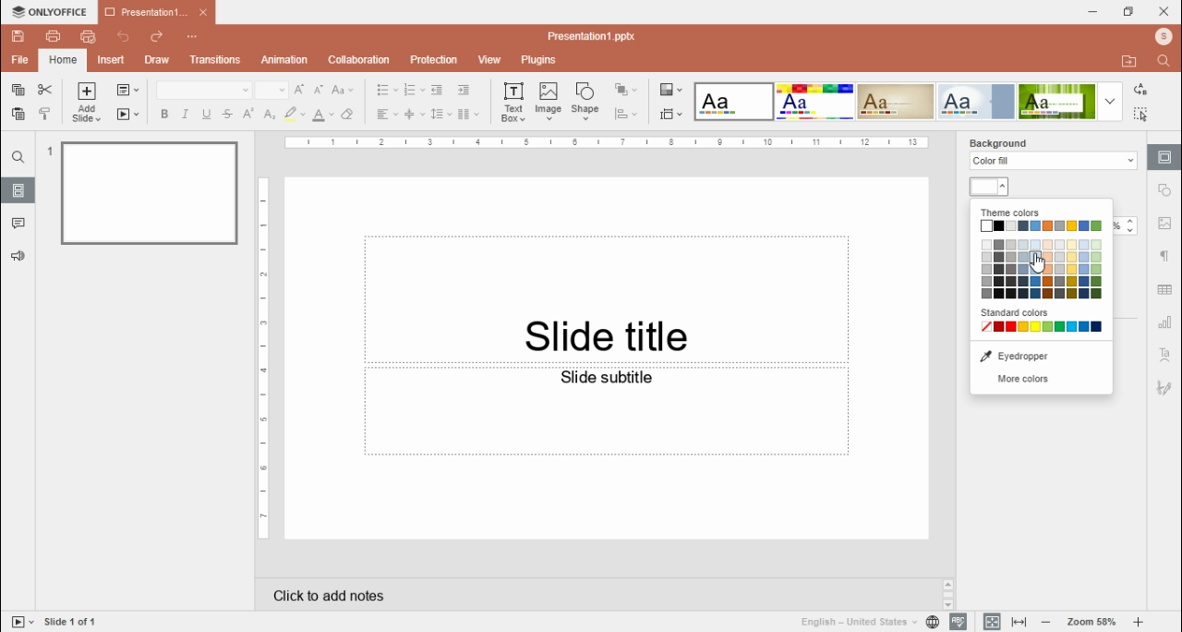 The height and width of the screenshot is (632, 1182). Describe the element at coordinates (323, 115) in the screenshot. I see `font color` at that location.